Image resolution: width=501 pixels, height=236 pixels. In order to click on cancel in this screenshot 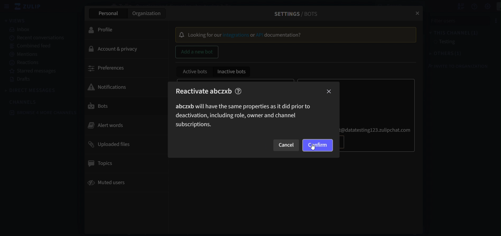, I will do `click(287, 145)`.